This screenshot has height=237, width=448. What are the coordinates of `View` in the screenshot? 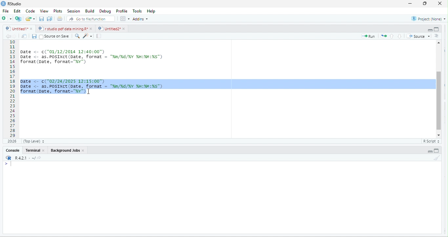 It's located at (44, 11).